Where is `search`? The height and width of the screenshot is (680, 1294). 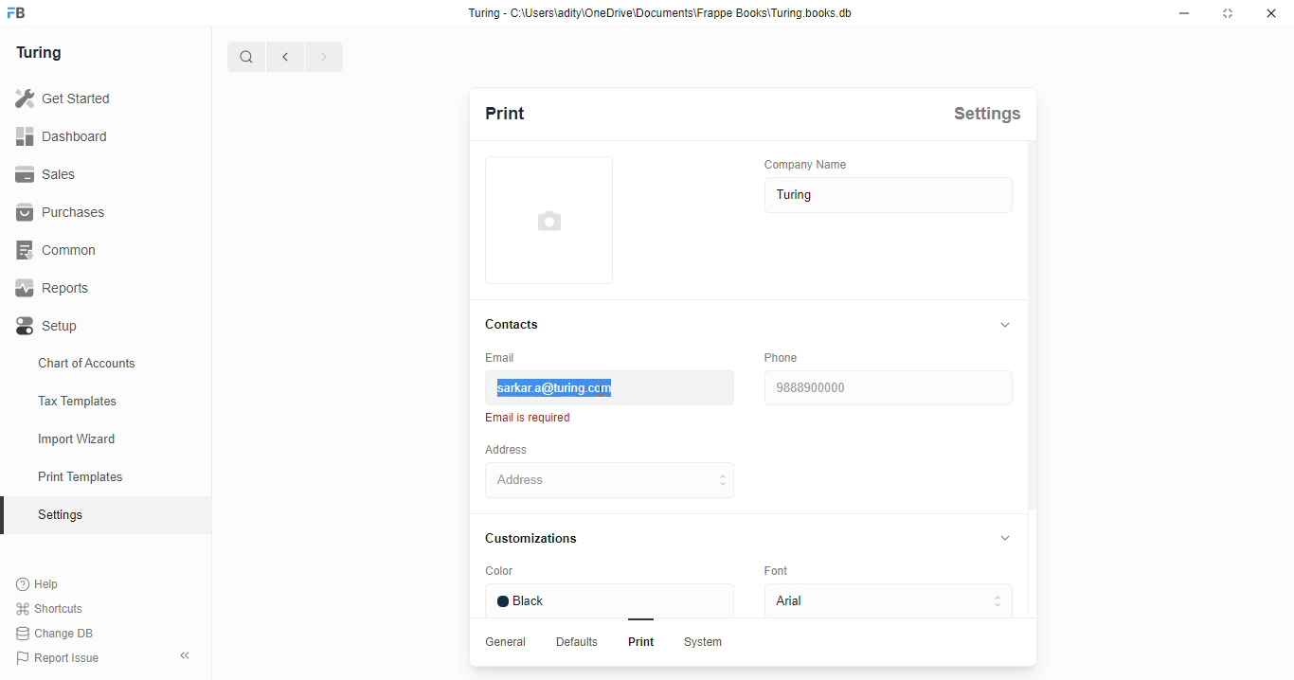
search is located at coordinates (247, 57).